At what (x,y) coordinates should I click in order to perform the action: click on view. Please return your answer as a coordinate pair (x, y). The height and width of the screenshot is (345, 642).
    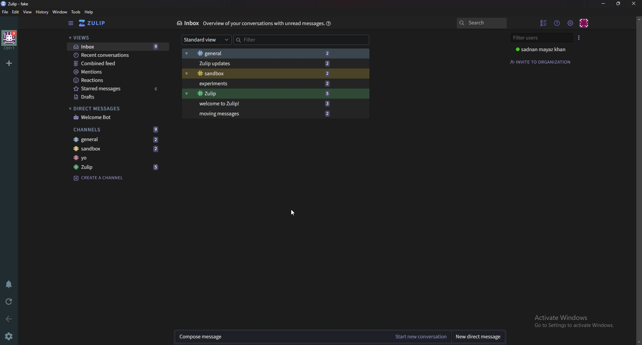
    Looking at the image, I should click on (28, 12).